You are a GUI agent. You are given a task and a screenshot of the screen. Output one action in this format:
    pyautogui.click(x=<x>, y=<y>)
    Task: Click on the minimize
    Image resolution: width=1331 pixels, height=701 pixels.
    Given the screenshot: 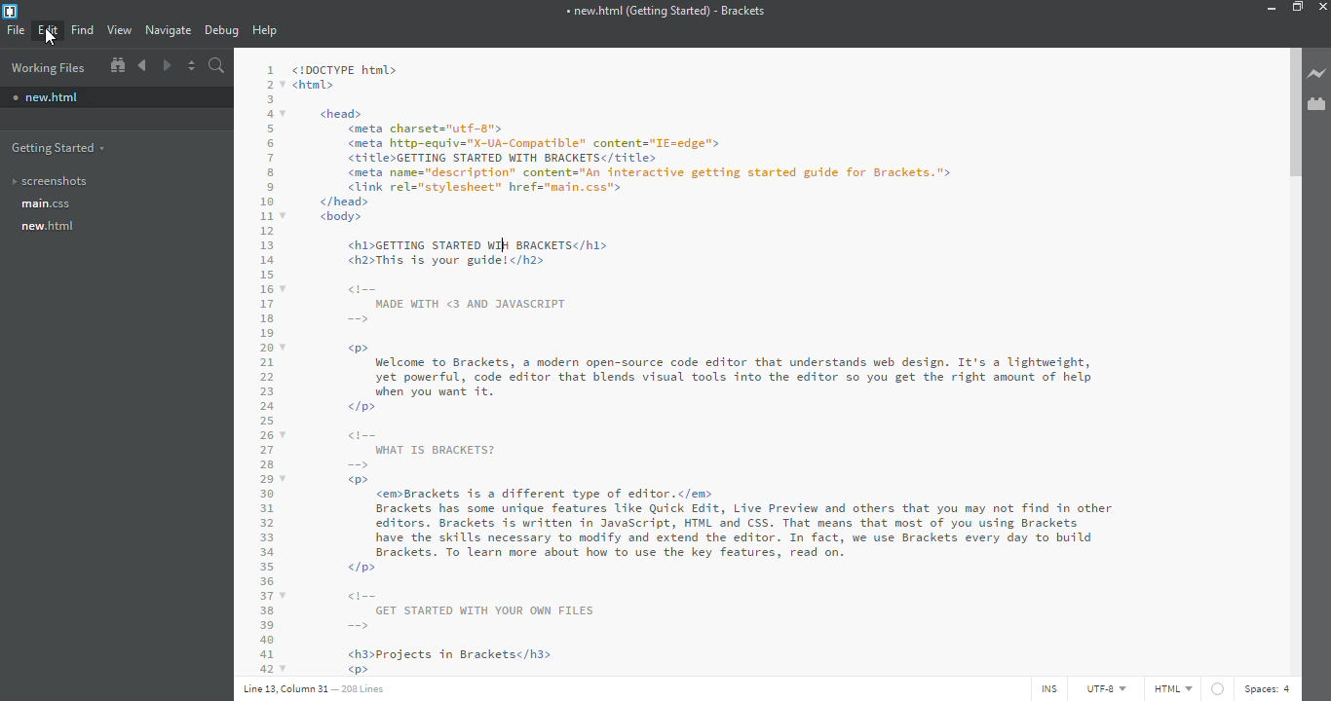 What is the action you would take?
    pyautogui.click(x=1268, y=7)
    